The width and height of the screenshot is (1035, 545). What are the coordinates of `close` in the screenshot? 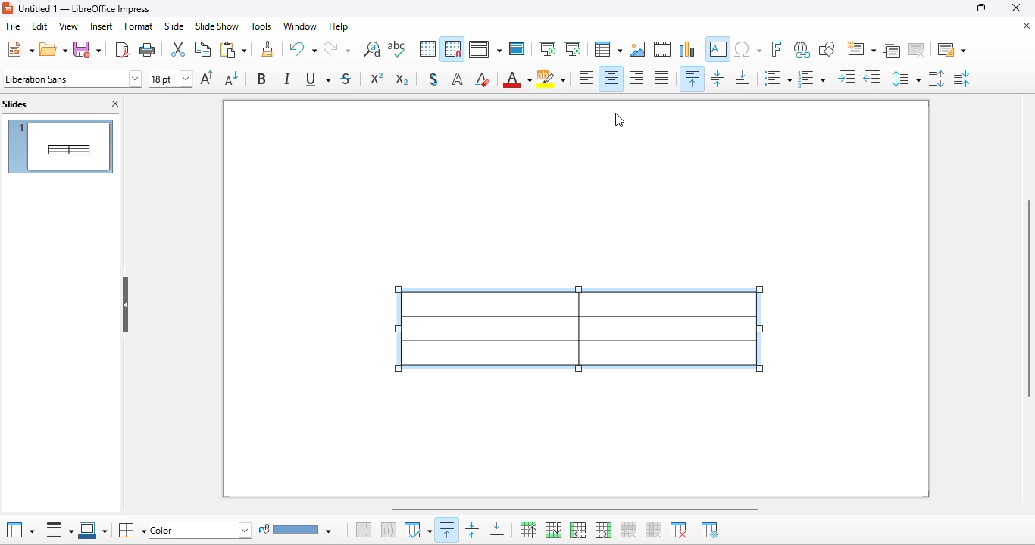 It's located at (1015, 7).